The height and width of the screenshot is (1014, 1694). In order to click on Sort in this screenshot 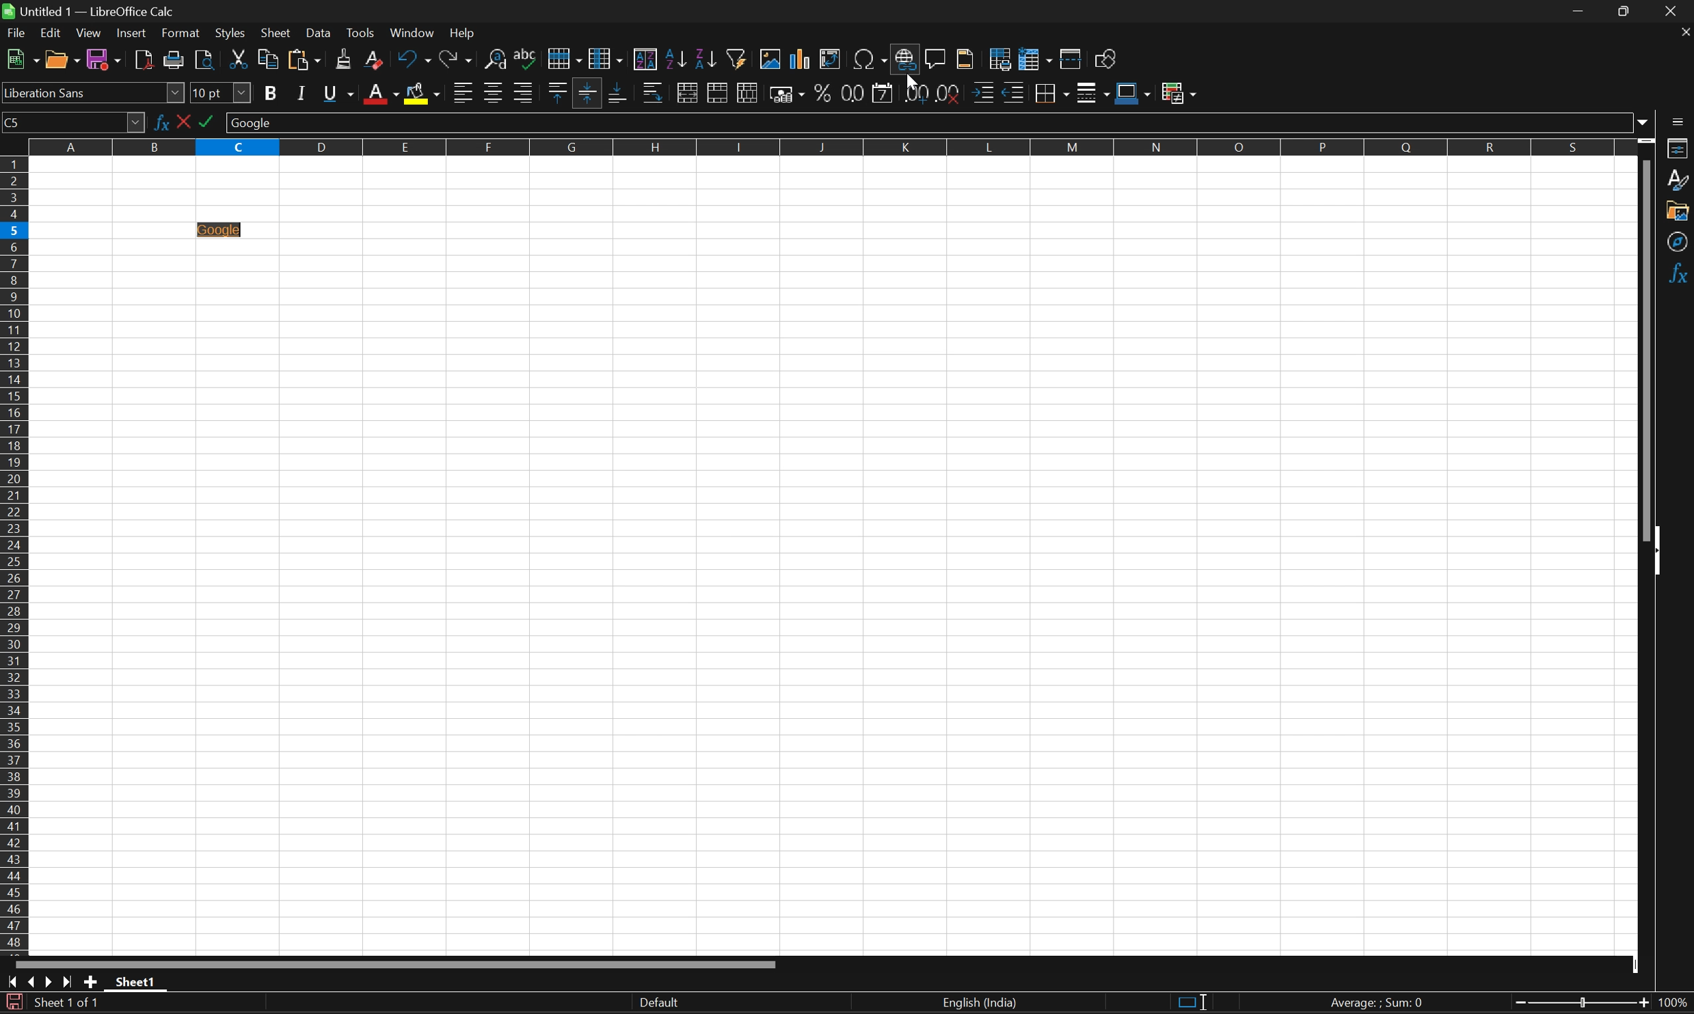, I will do `click(645, 58)`.